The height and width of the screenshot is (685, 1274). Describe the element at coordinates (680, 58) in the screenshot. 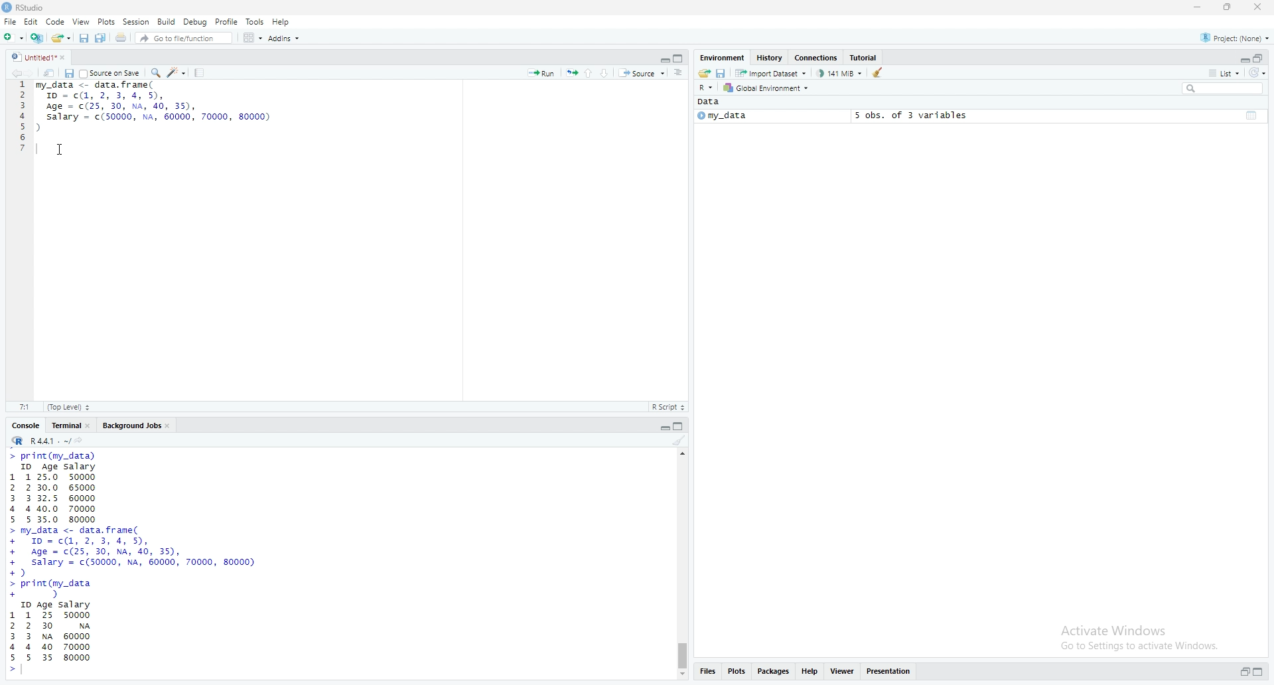

I see `collapse` at that location.